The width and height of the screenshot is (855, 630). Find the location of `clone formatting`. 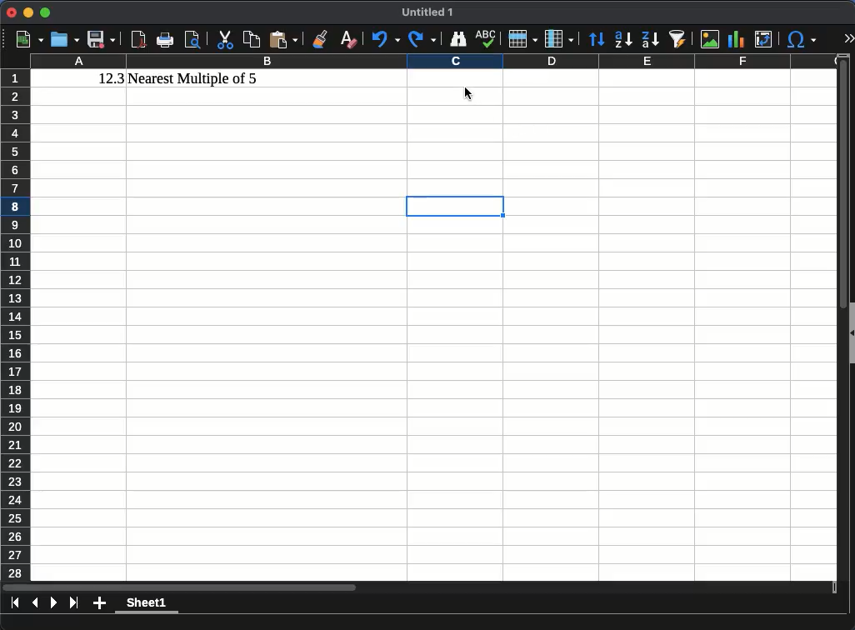

clone formatting is located at coordinates (319, 39).